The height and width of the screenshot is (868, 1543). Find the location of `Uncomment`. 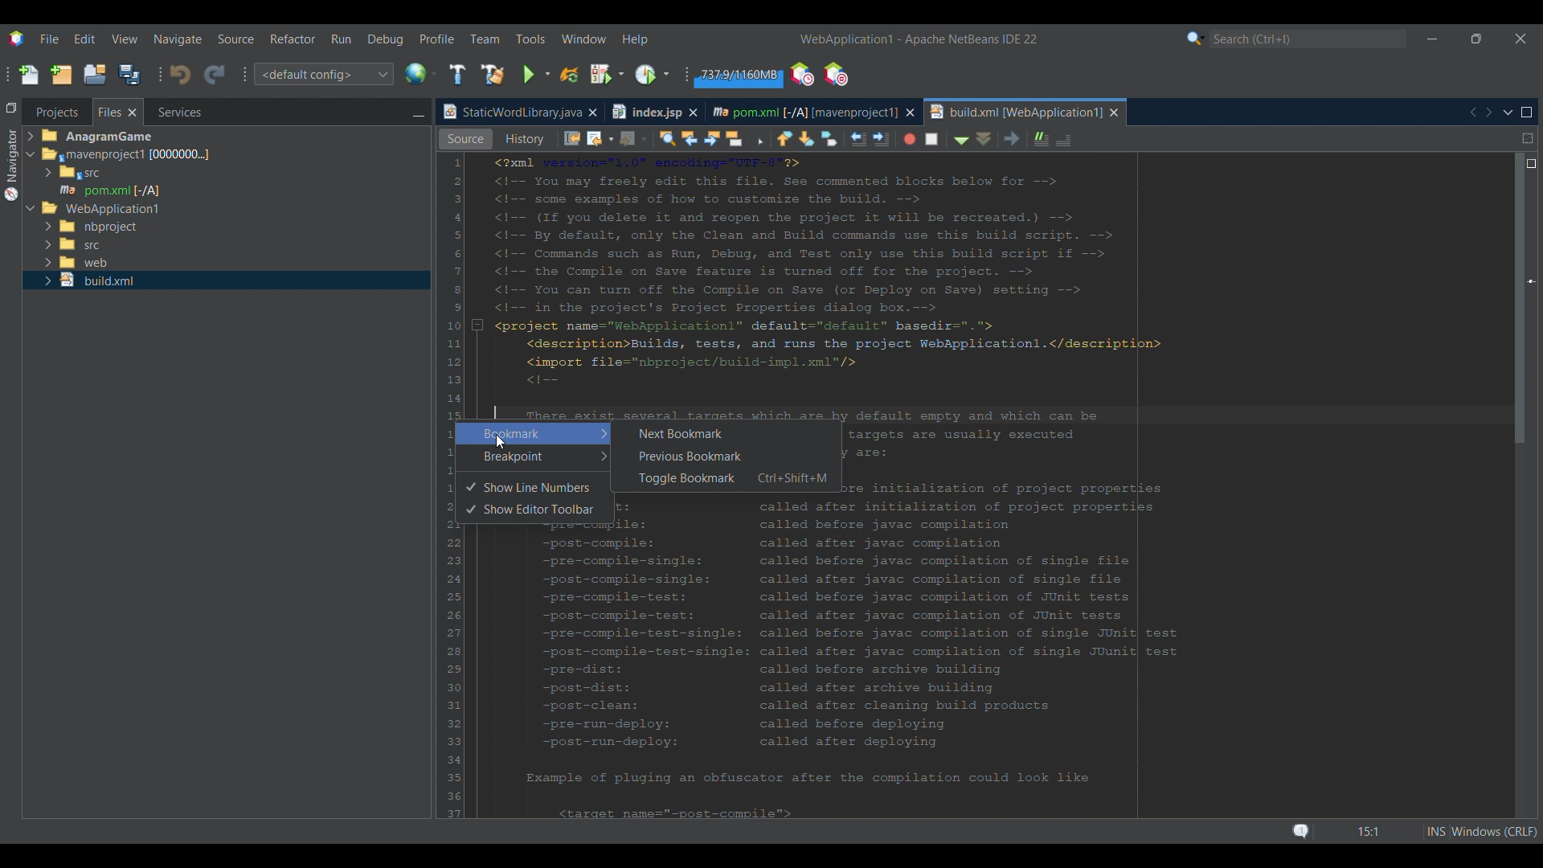

Uncomment is located at coordinates (1214, 138).